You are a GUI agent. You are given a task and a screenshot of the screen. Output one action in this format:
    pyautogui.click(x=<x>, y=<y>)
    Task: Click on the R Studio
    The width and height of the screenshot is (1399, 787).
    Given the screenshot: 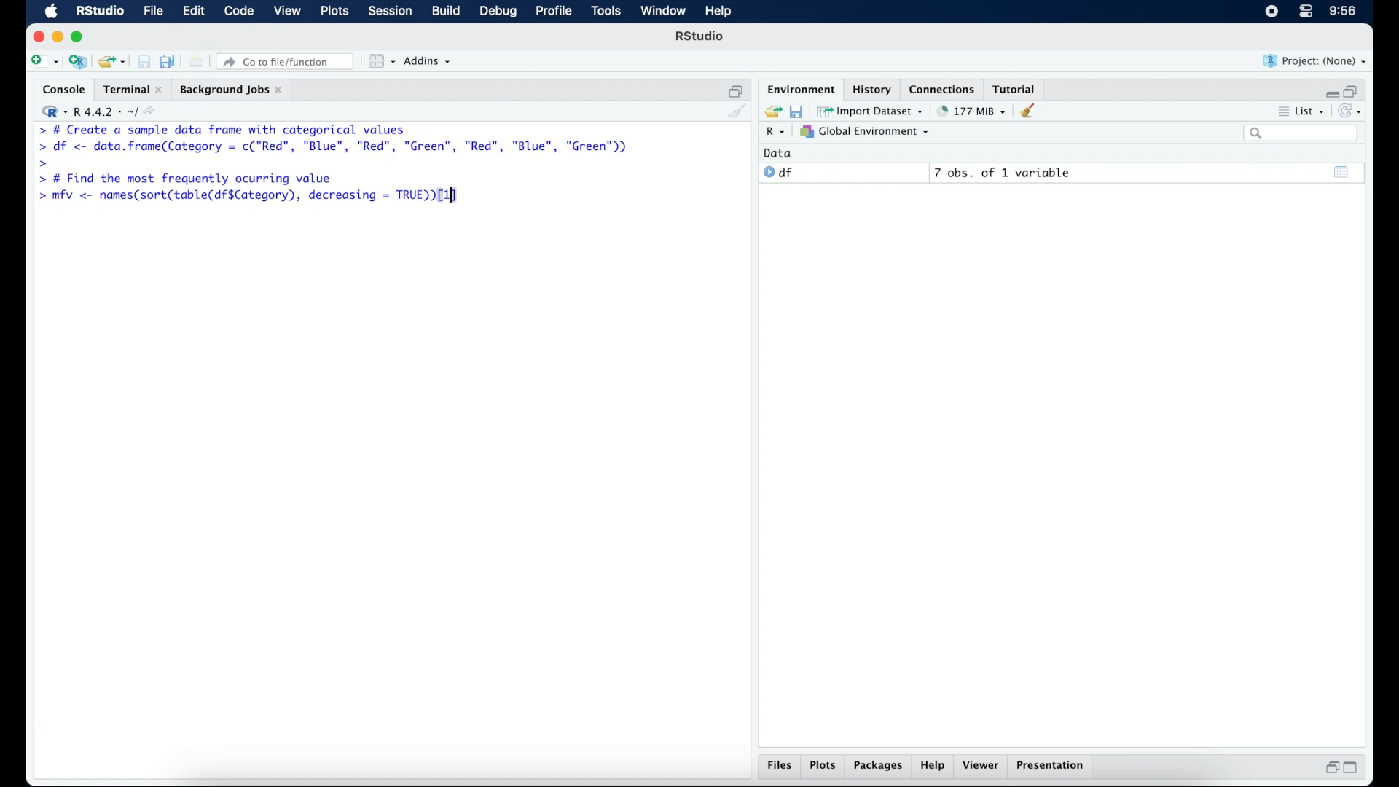 What is the action you would take?
    pyautogui.click(x=701, y=36)
    